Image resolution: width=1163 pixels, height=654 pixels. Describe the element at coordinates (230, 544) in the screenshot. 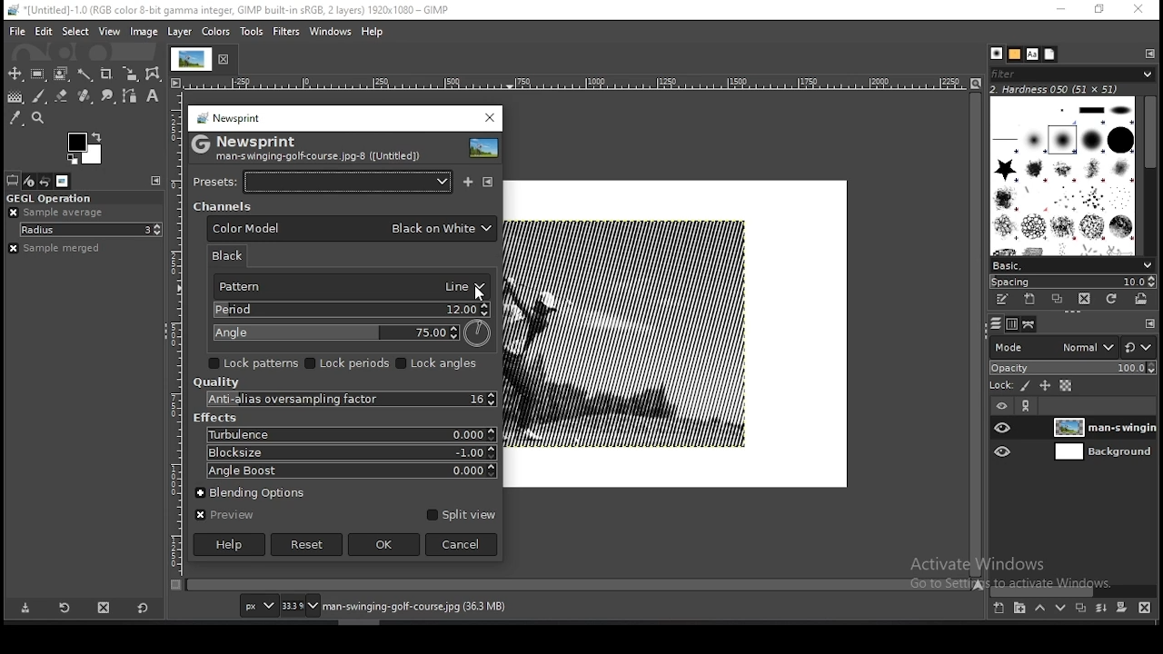

I see `help` at that location.